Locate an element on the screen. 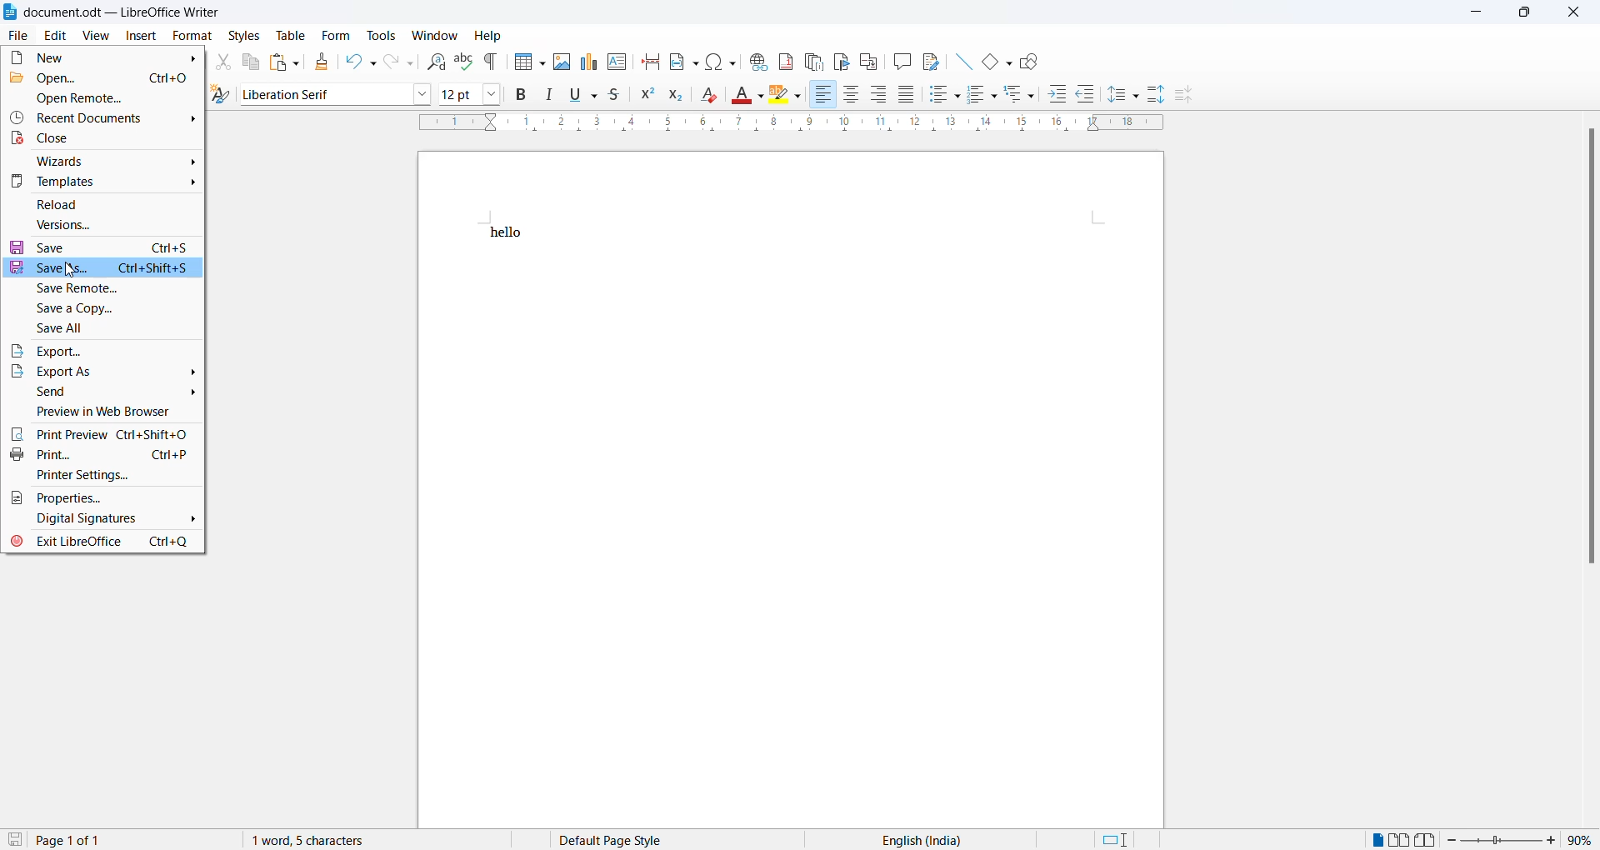  Insert chart is located at coordinates (586, 62).